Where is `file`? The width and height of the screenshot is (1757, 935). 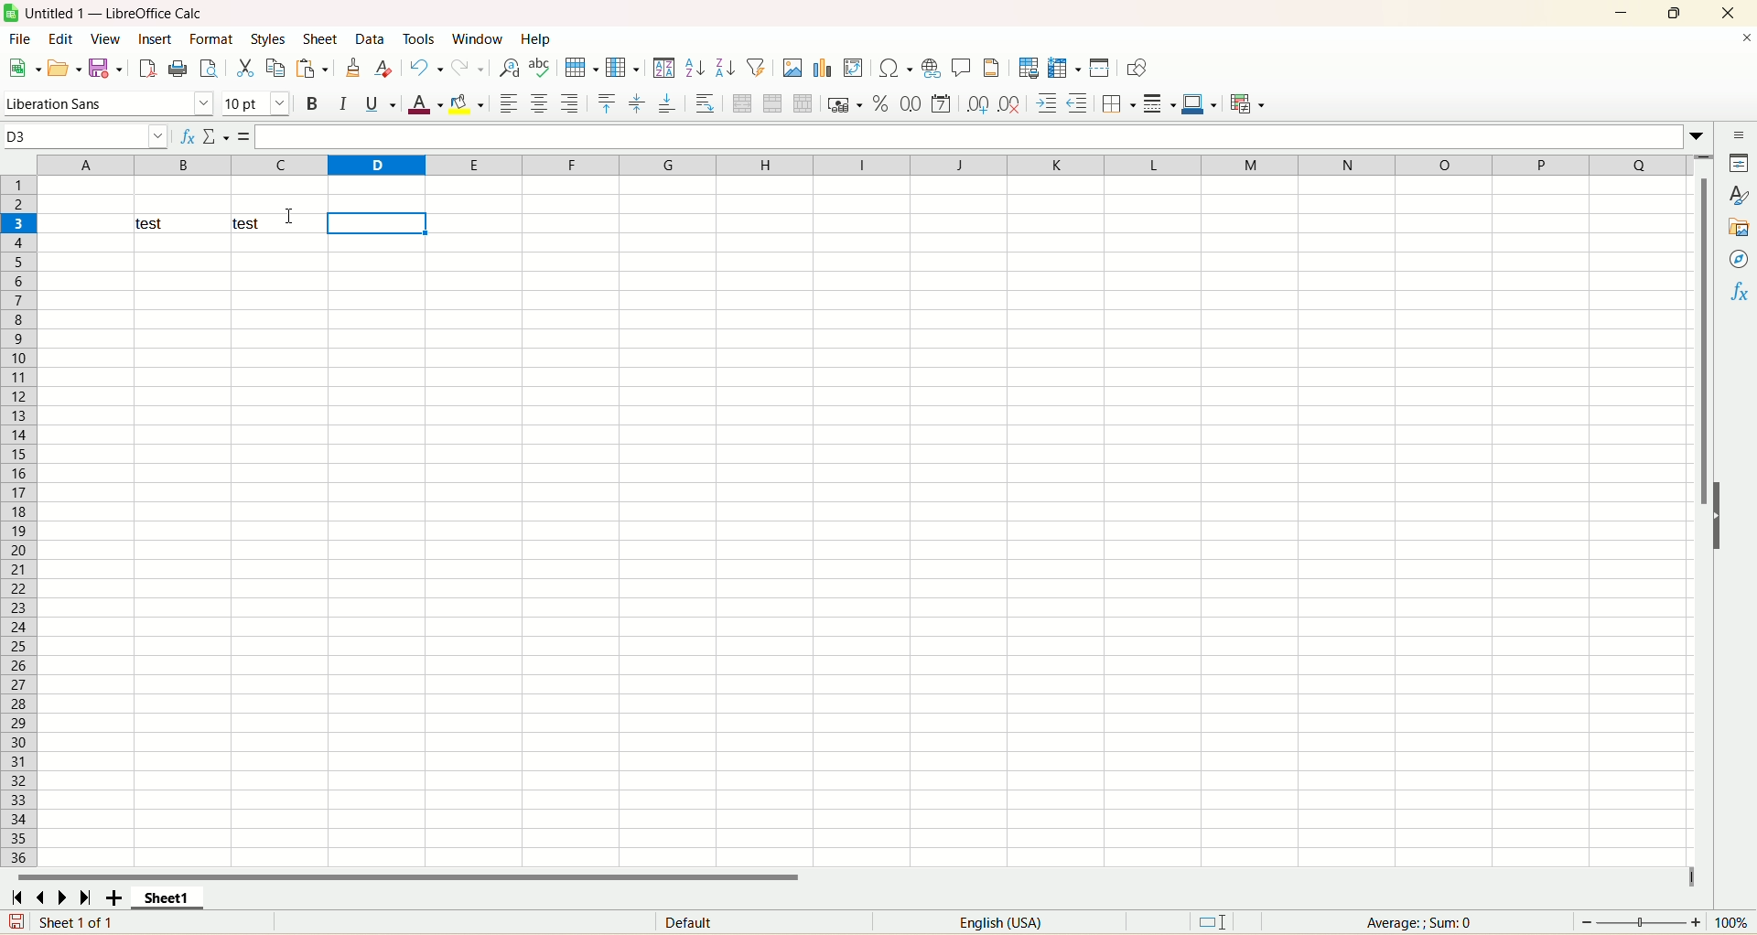
file is located at coordinates (20, 38).